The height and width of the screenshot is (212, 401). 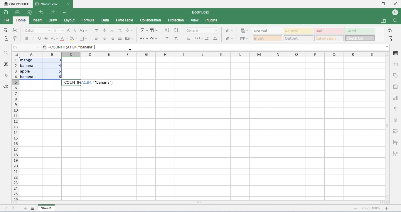 What do you see at coordinates (57, 60) in the screenshot?
I see `3` at bounding box center [57, 60].